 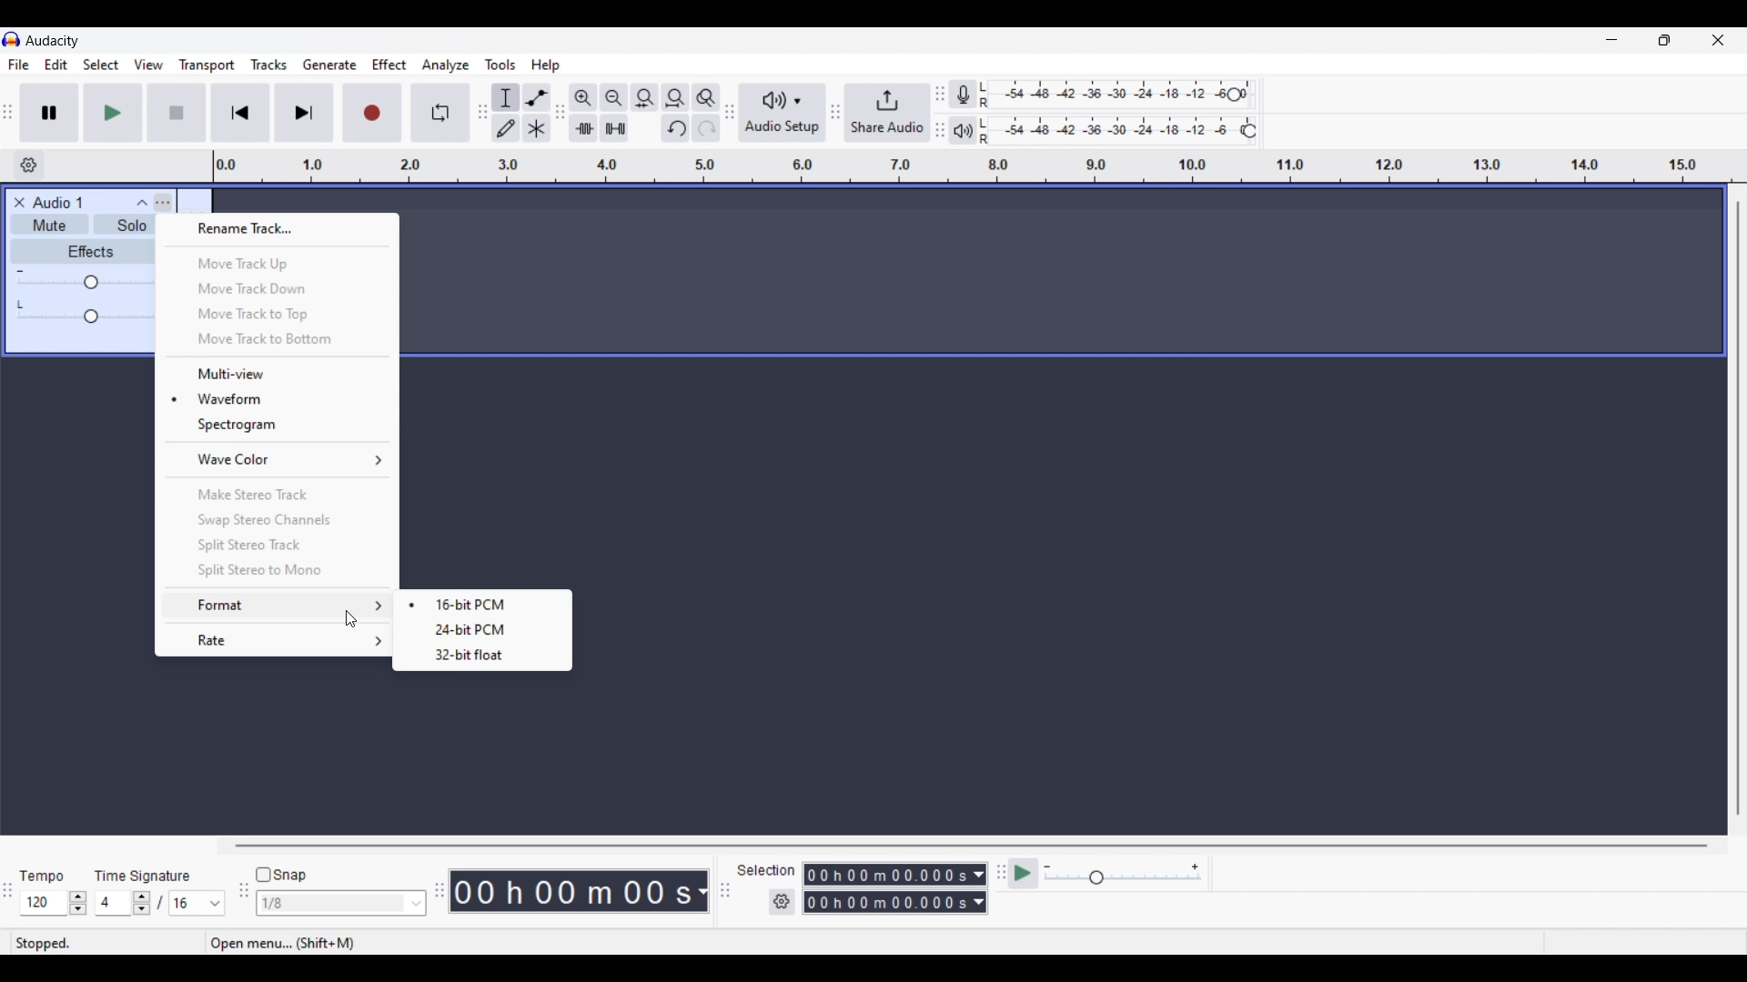 What do you see at coordinates (537, 129) in the screenshot?
I see `Multitool` at bounding box center [537, 129].